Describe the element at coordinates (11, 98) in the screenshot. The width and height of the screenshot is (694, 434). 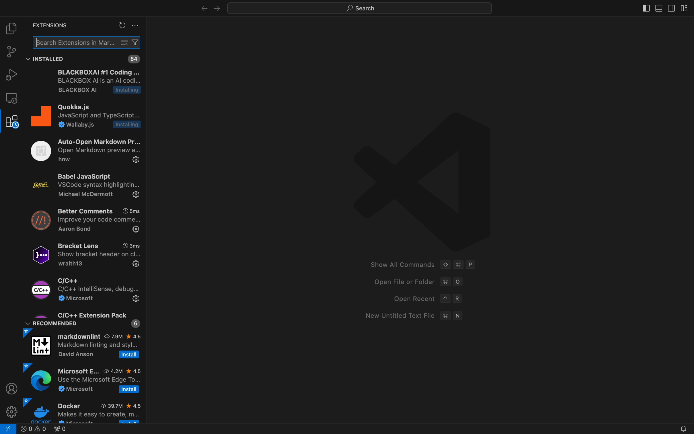
I see `remote explore` at that location.